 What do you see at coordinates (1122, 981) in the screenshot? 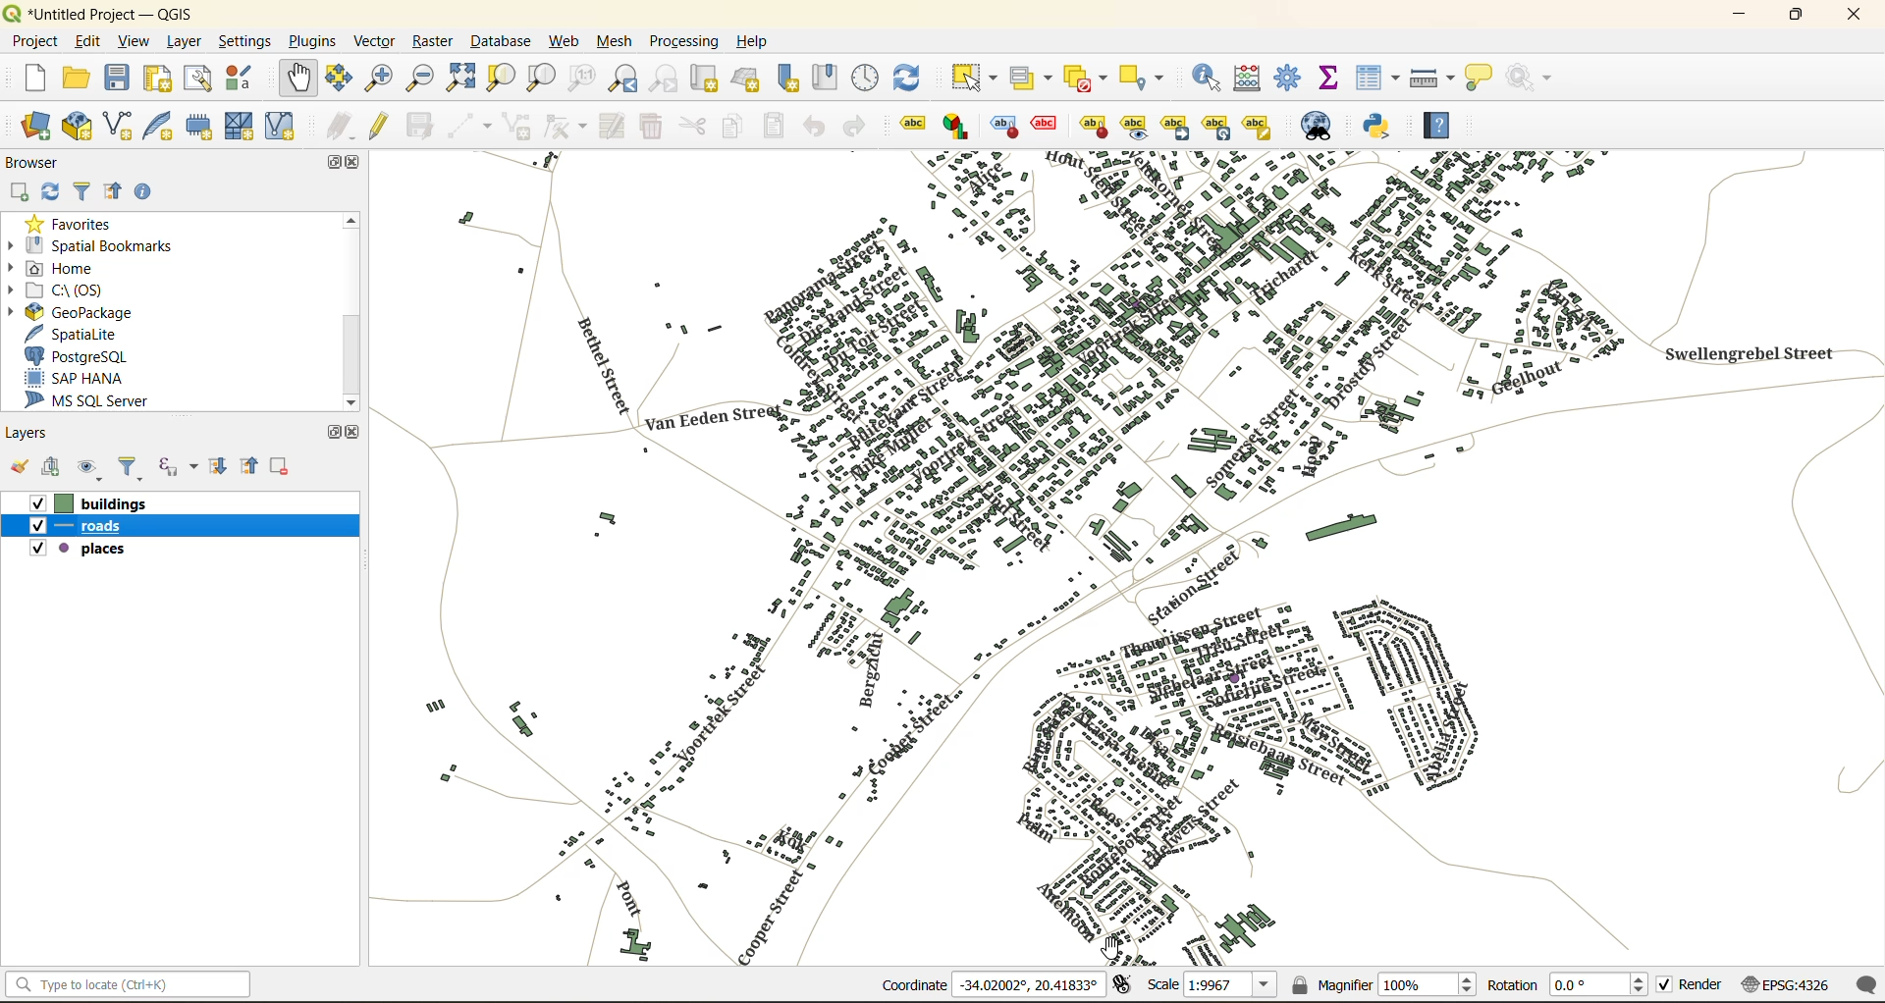
I see `toggle extents` at bounding box center [1122, 981].